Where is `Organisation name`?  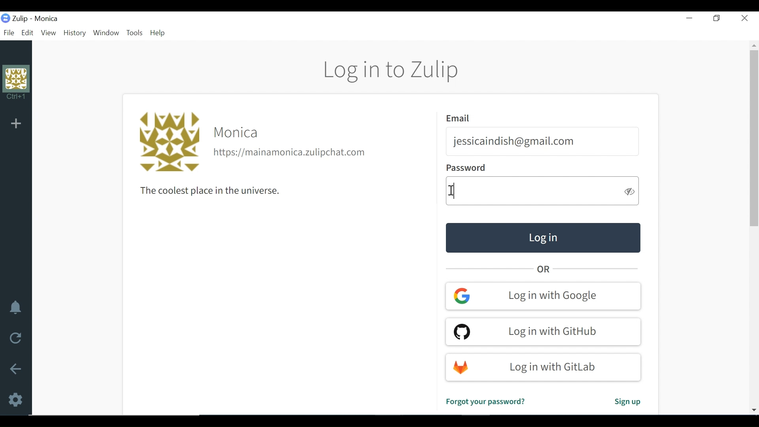
Organisation name is located at coordinates (47, 19).